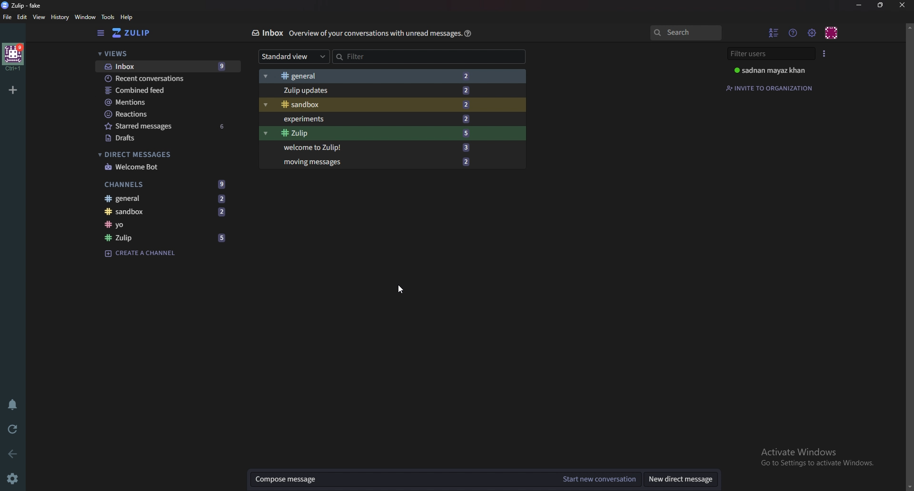  Describe the element at coordinates (39, 18) in the screenshot. I see `view` at that location.